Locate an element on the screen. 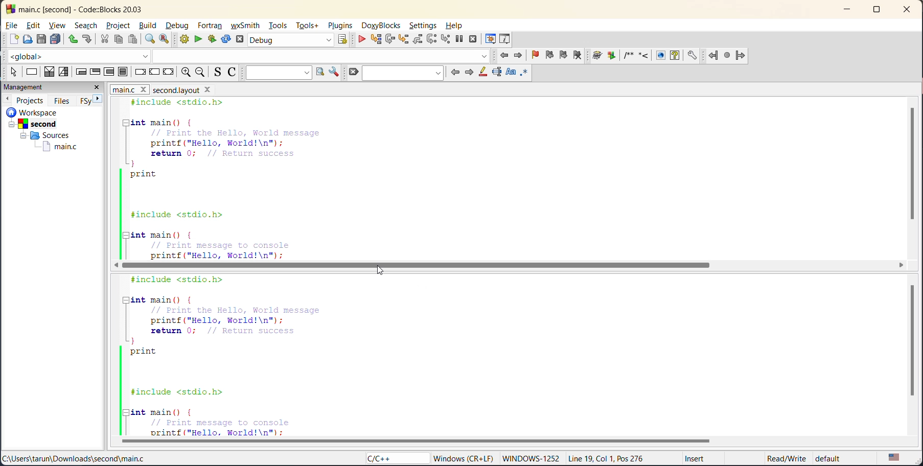  previous bookmark is located at coordinates (549, 56).